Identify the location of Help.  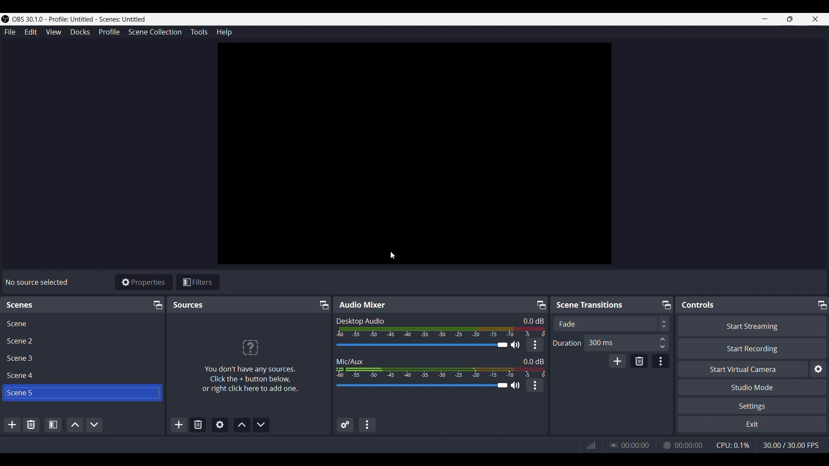
(224, 32).